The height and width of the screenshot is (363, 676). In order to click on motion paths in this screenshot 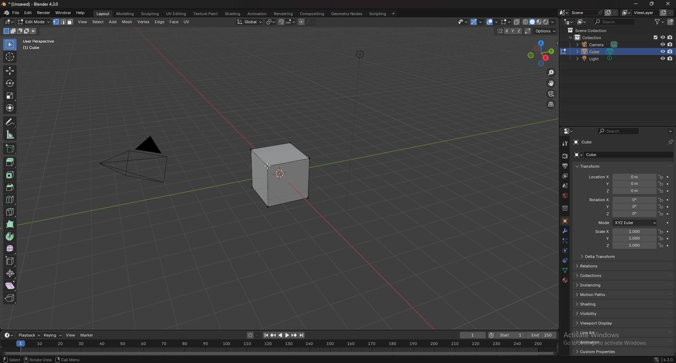, I will do `click(603, 294)`.